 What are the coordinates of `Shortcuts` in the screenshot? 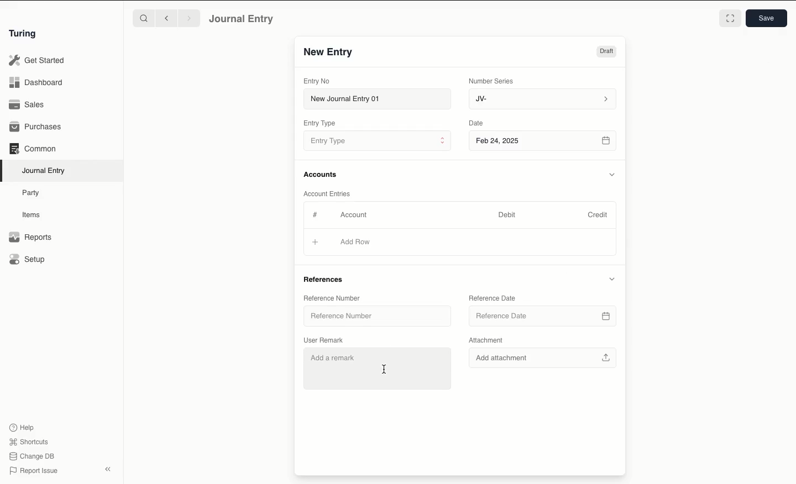 It's located at (30, 442).